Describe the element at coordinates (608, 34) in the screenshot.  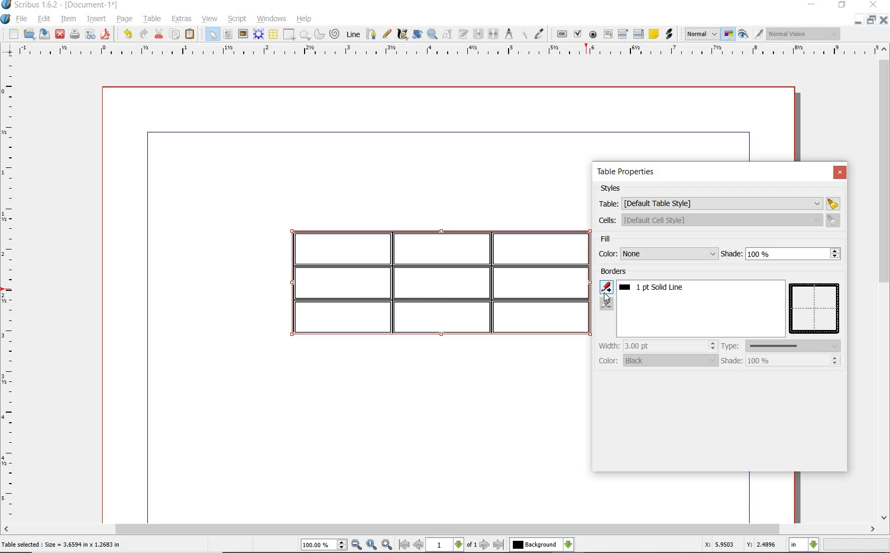
I see `pdf text field` at that location.